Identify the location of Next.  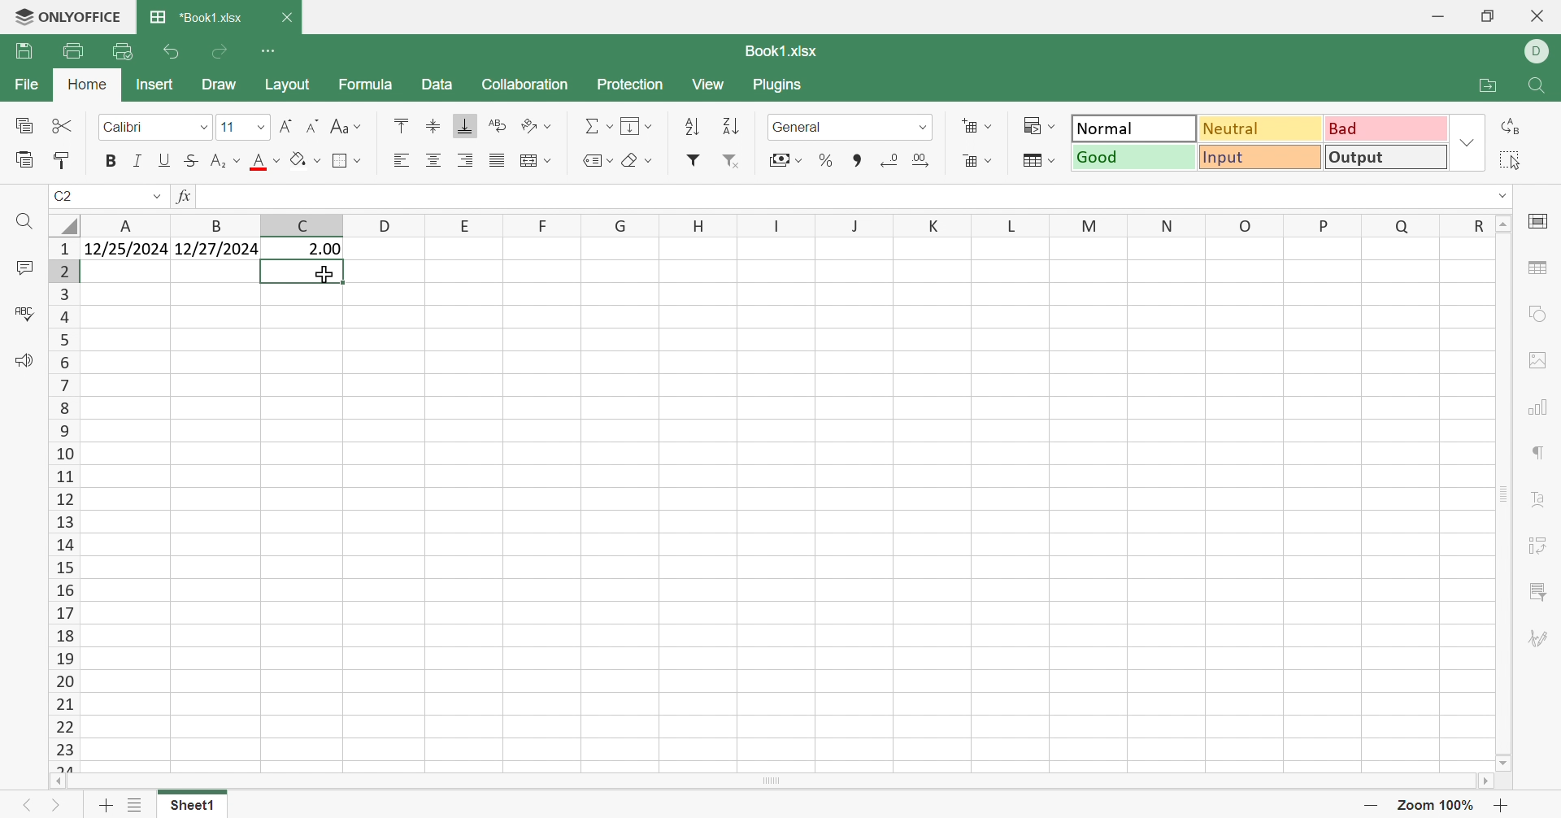
(57, 803).